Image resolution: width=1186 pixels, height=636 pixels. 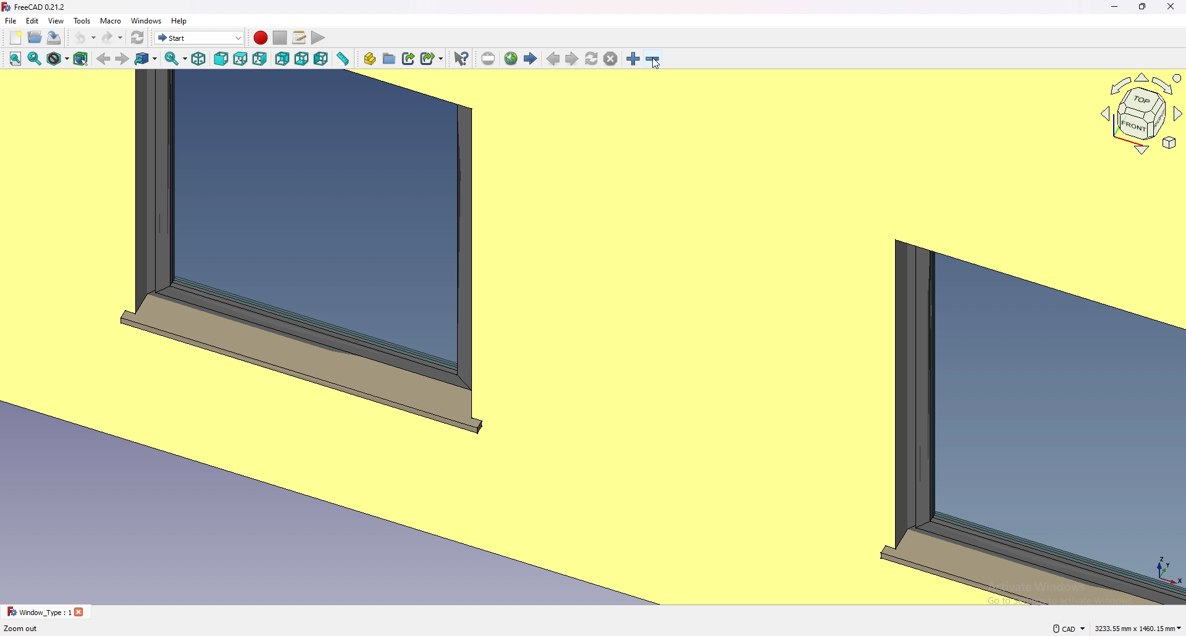 I want to click on execute macro, so click(x=319, y=38).